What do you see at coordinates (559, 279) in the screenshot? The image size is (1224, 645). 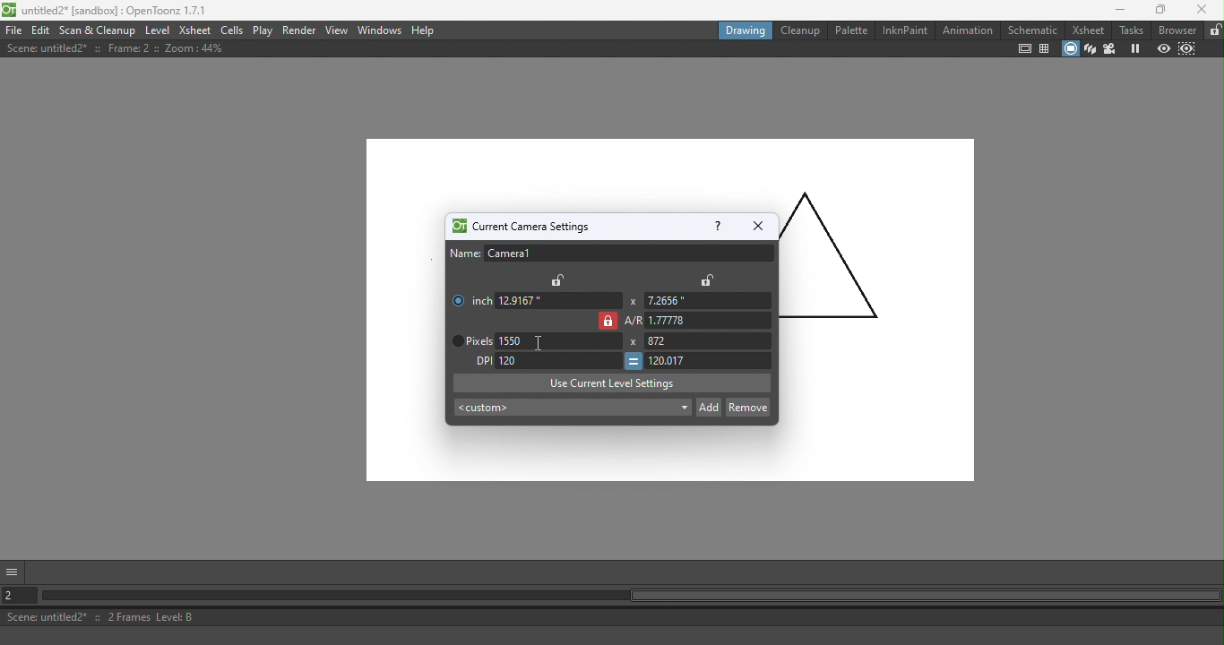 I see `Lock` at bounding box center [559, 279].